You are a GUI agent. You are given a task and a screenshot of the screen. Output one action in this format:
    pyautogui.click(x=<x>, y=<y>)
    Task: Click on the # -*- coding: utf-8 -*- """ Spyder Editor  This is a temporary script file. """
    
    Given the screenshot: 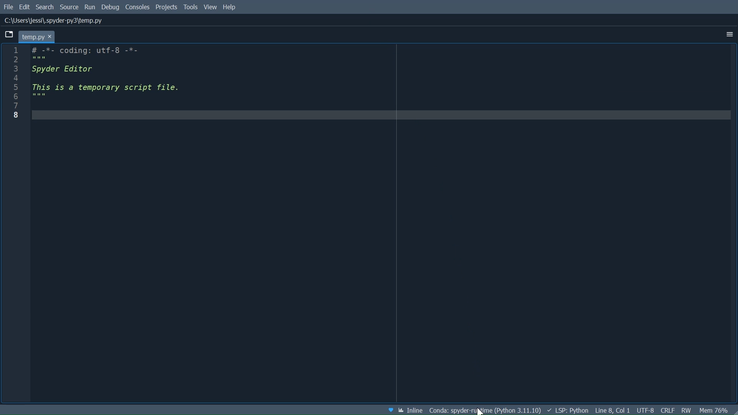 What is the action you would take?
    pyautogui.click(x=380, y=223)
    